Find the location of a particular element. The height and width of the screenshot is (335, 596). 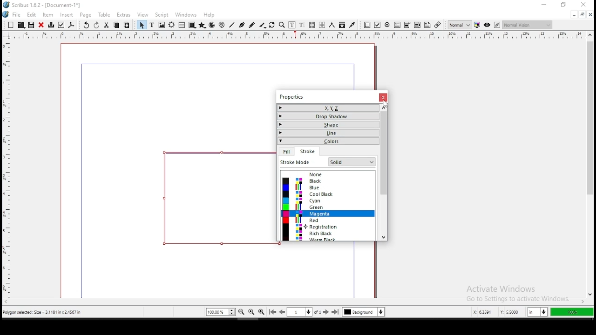

pdf combo box is located at coordinates (417, 25).